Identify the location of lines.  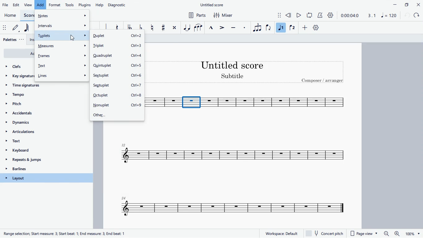
(62, 75).